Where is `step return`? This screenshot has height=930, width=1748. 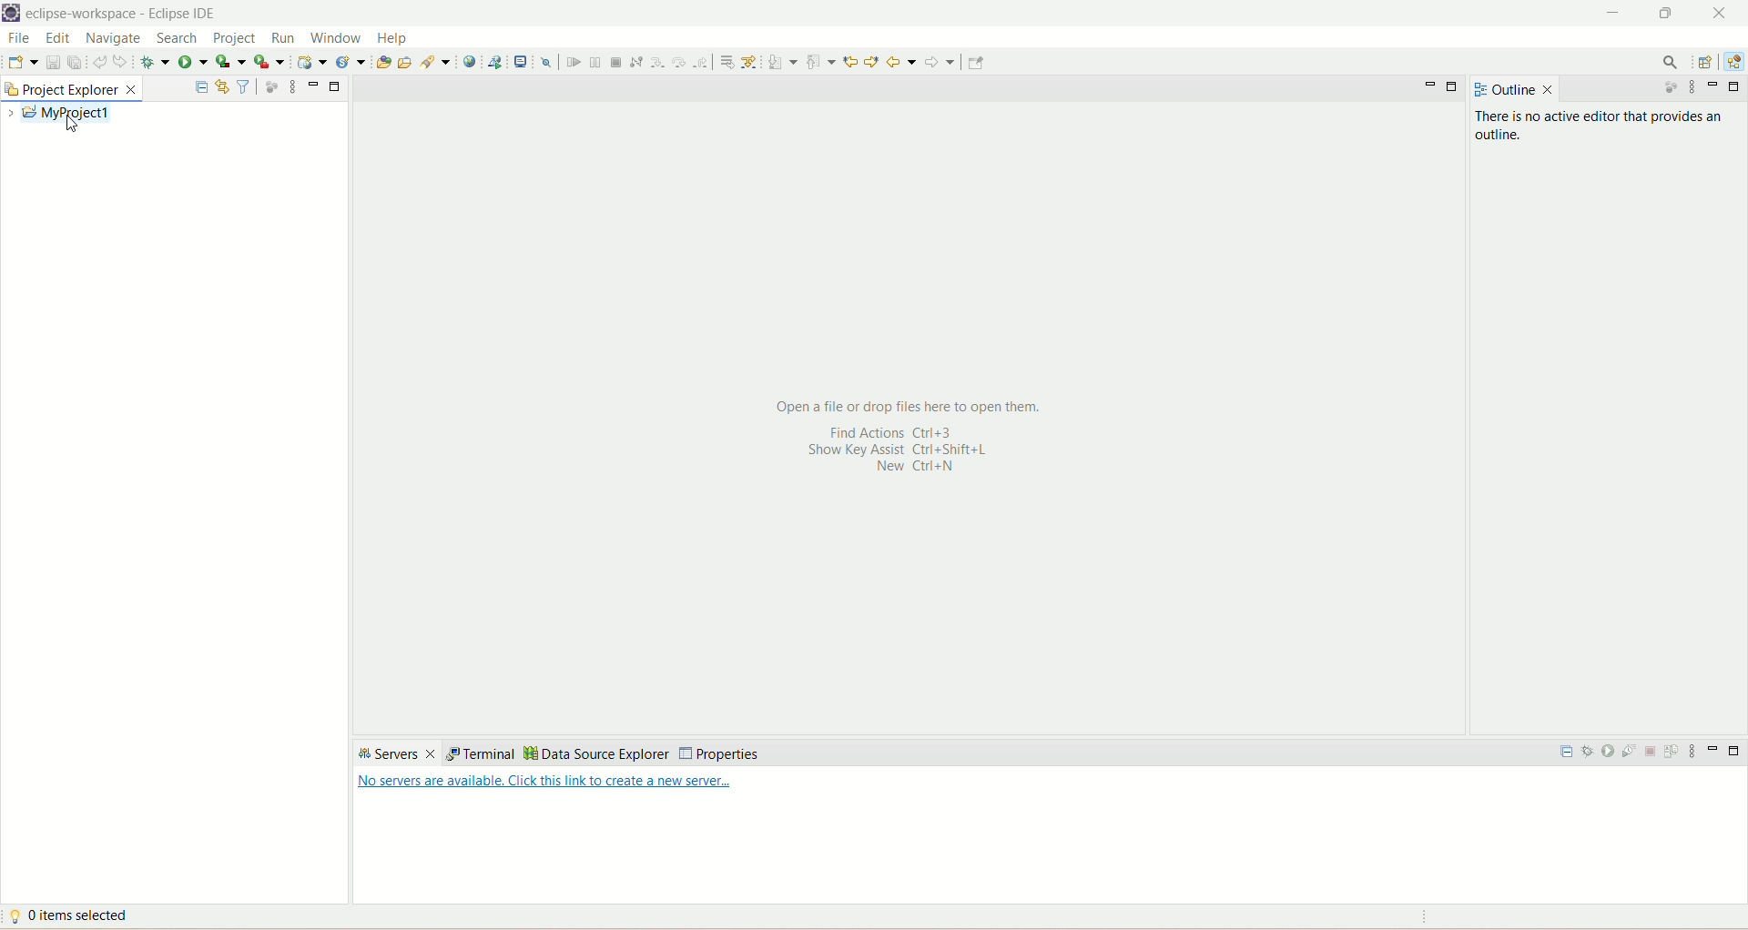 step return is located at coordinates (703, 61).